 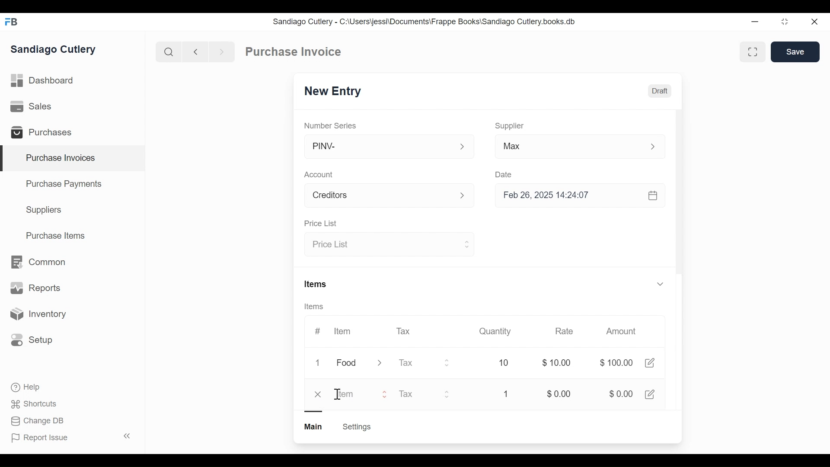 I want to click on Item, so click(x=342, y=331).